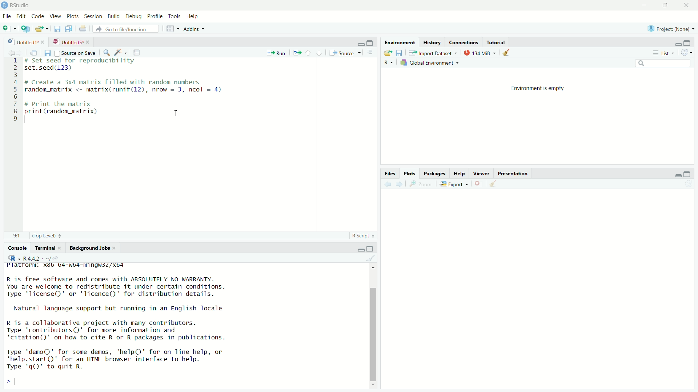 The height and width of the screenshot is (392, 698). I want to click on save, so click(400, 54).